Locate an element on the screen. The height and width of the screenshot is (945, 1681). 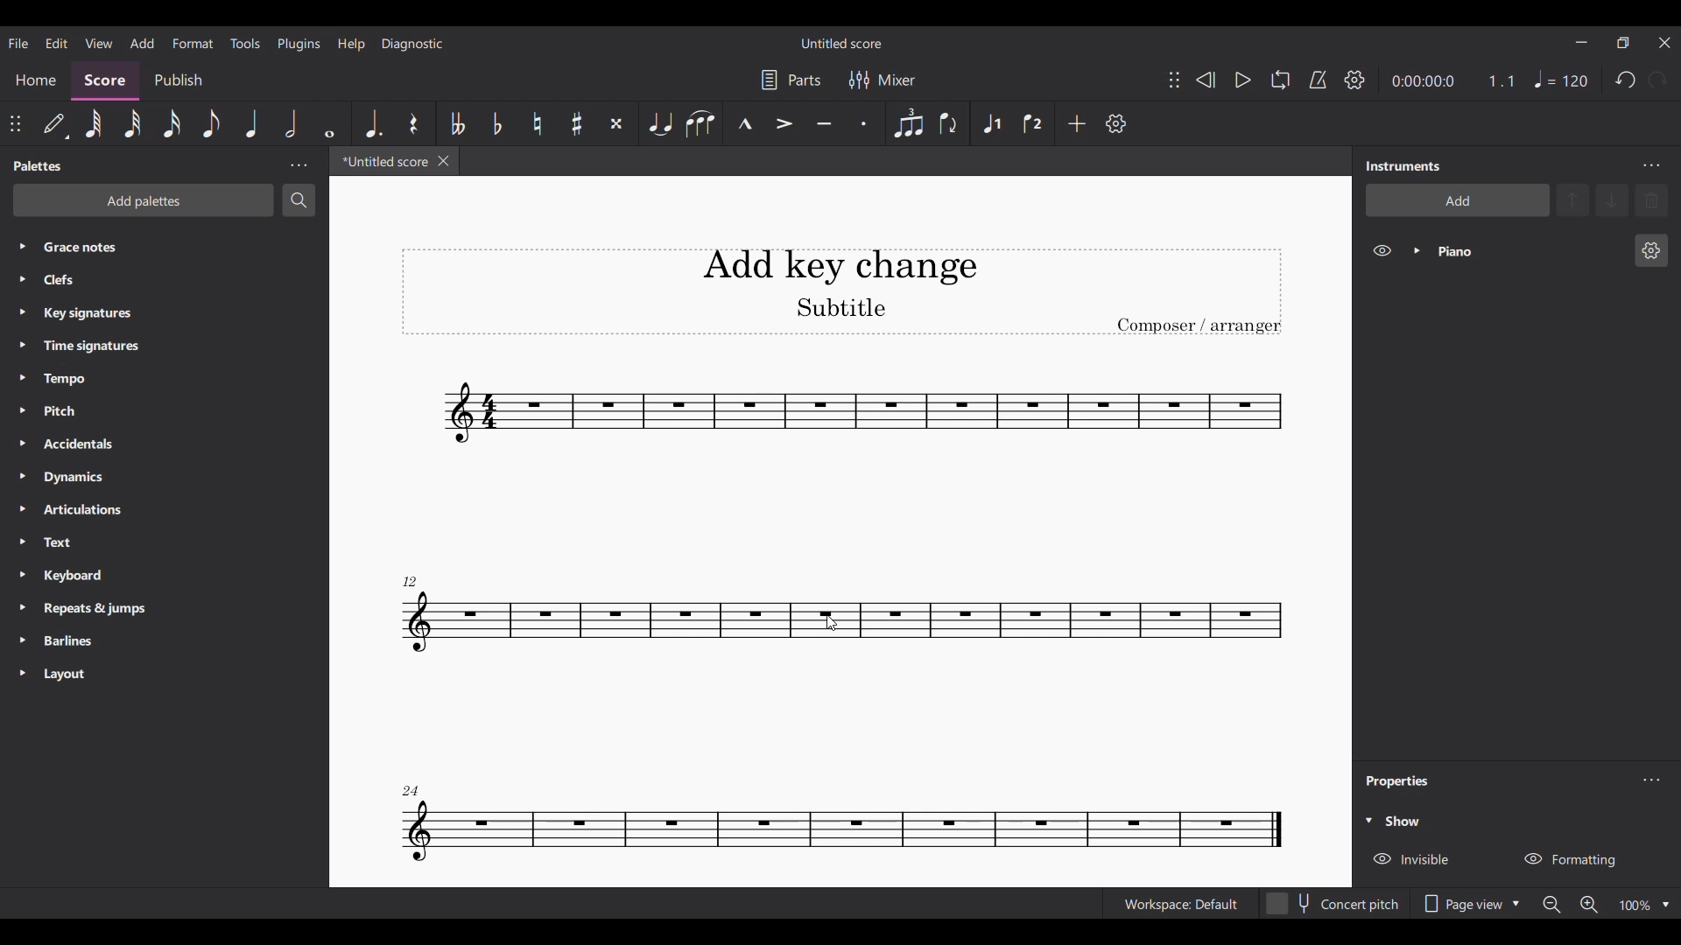
Tools menu is located at coordinates (245, 43).